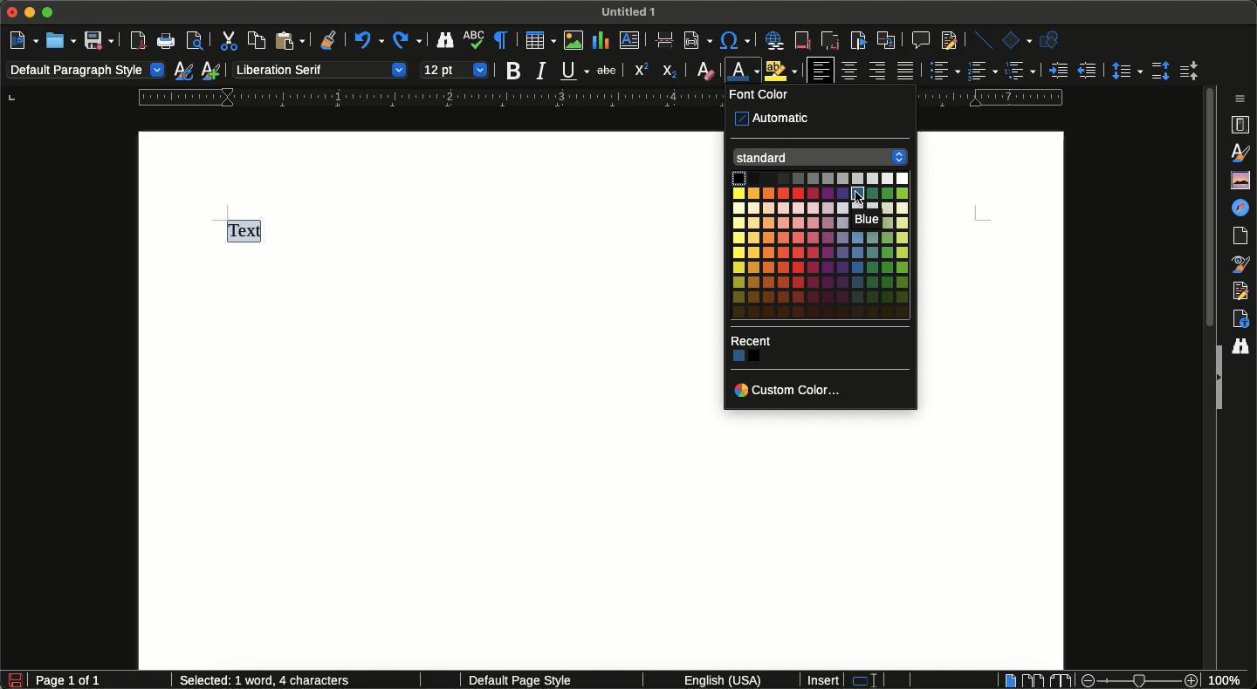 The image size is (1257, 689). I want to click on Update selected style, so click(184, 71).